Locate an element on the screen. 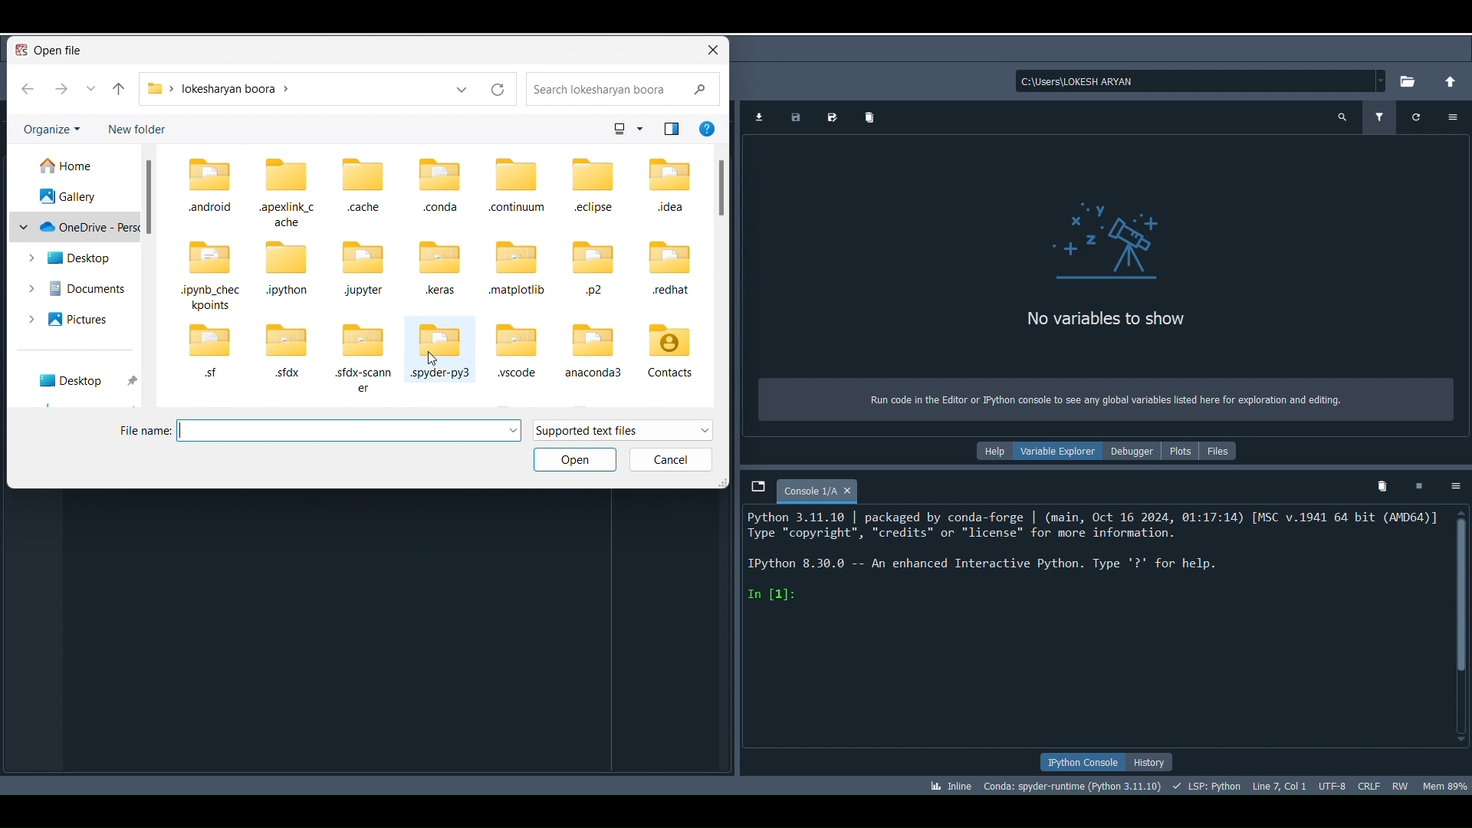 This screenshot has width=1472, height=828. Documents is located at coordinates (90, 289).